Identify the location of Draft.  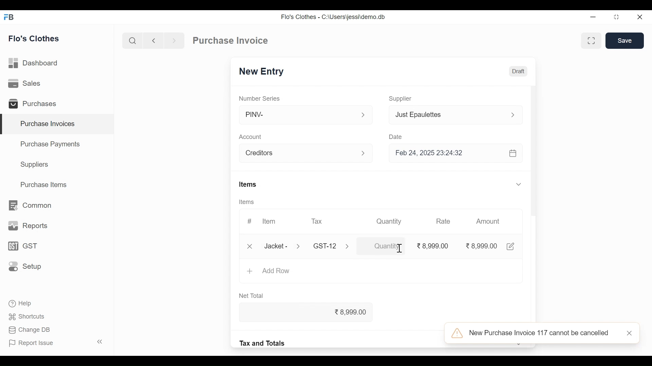
(518, 71).